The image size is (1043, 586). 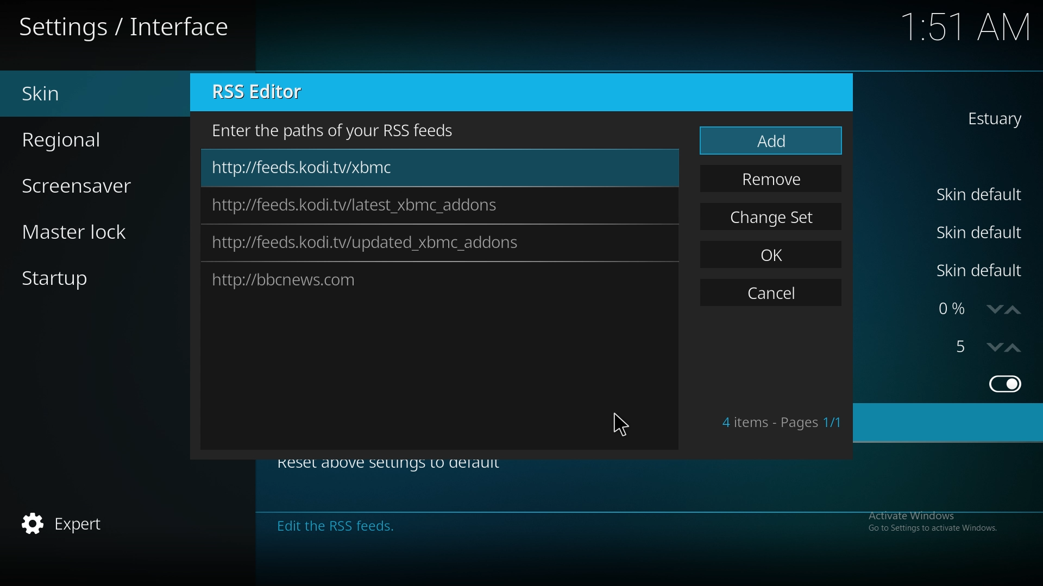 What do you see at coordinates (772, 179) in the screenshot?
I see `remove` at bounding box center [772, 179].